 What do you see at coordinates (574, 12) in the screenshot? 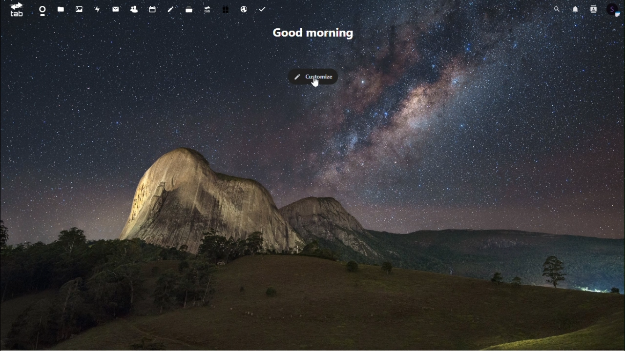
I see `notification` at bounding box center [574, 12].